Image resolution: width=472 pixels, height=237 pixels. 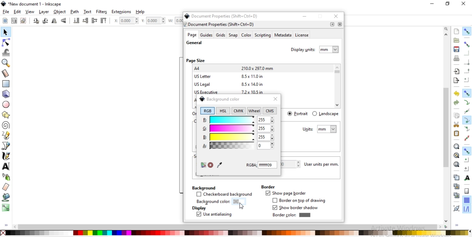 I want to click on tweak objects by sculpting or painting, so click(x=7, y=52).